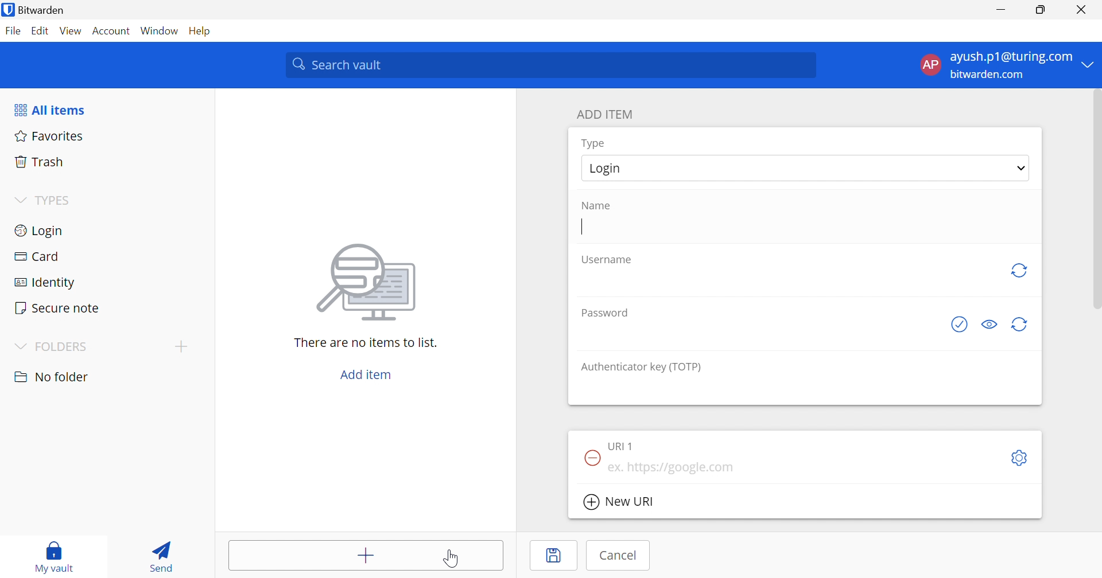 This screenshot has width=1102, height=578. What do you see at coordinates (595, 144) in the screenshot?
I see `Type` at bounding box center [595, 144].